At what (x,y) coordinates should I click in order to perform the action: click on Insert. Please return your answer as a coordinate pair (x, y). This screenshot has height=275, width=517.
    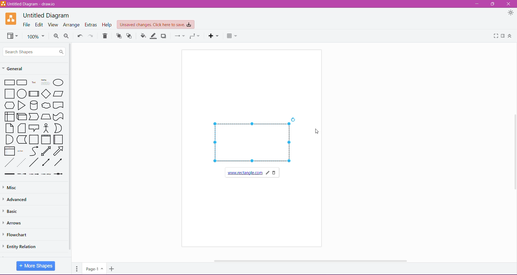
    Looking at the image, I should click on (213, 36).